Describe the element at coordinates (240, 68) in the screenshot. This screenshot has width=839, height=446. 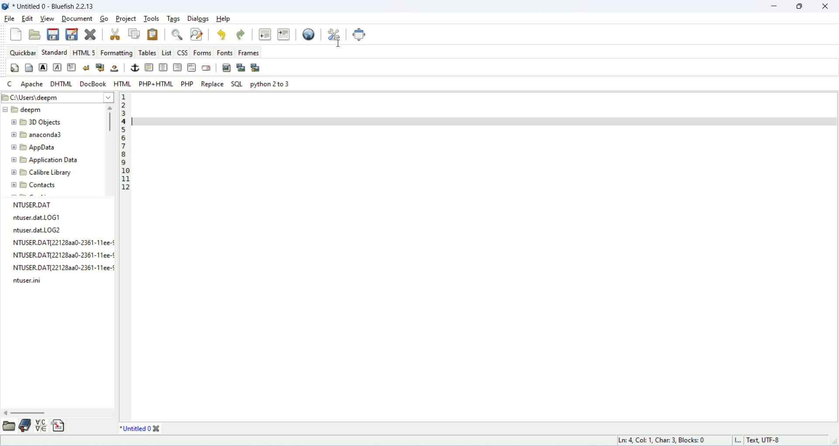
I see `insert thumbnail` at that location.